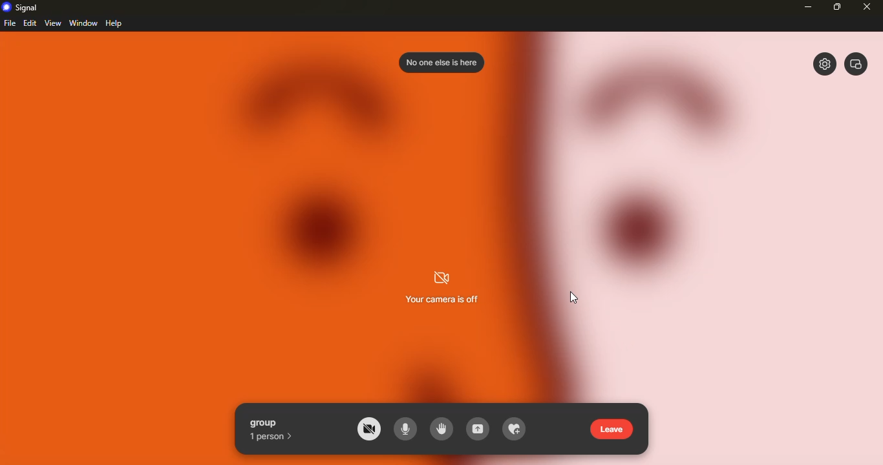 The height and width of the screenshot is (465, 883). What do you see at coordinates (858, 64) in the screenshot?
I see `window` at bounding box center [858, 64].